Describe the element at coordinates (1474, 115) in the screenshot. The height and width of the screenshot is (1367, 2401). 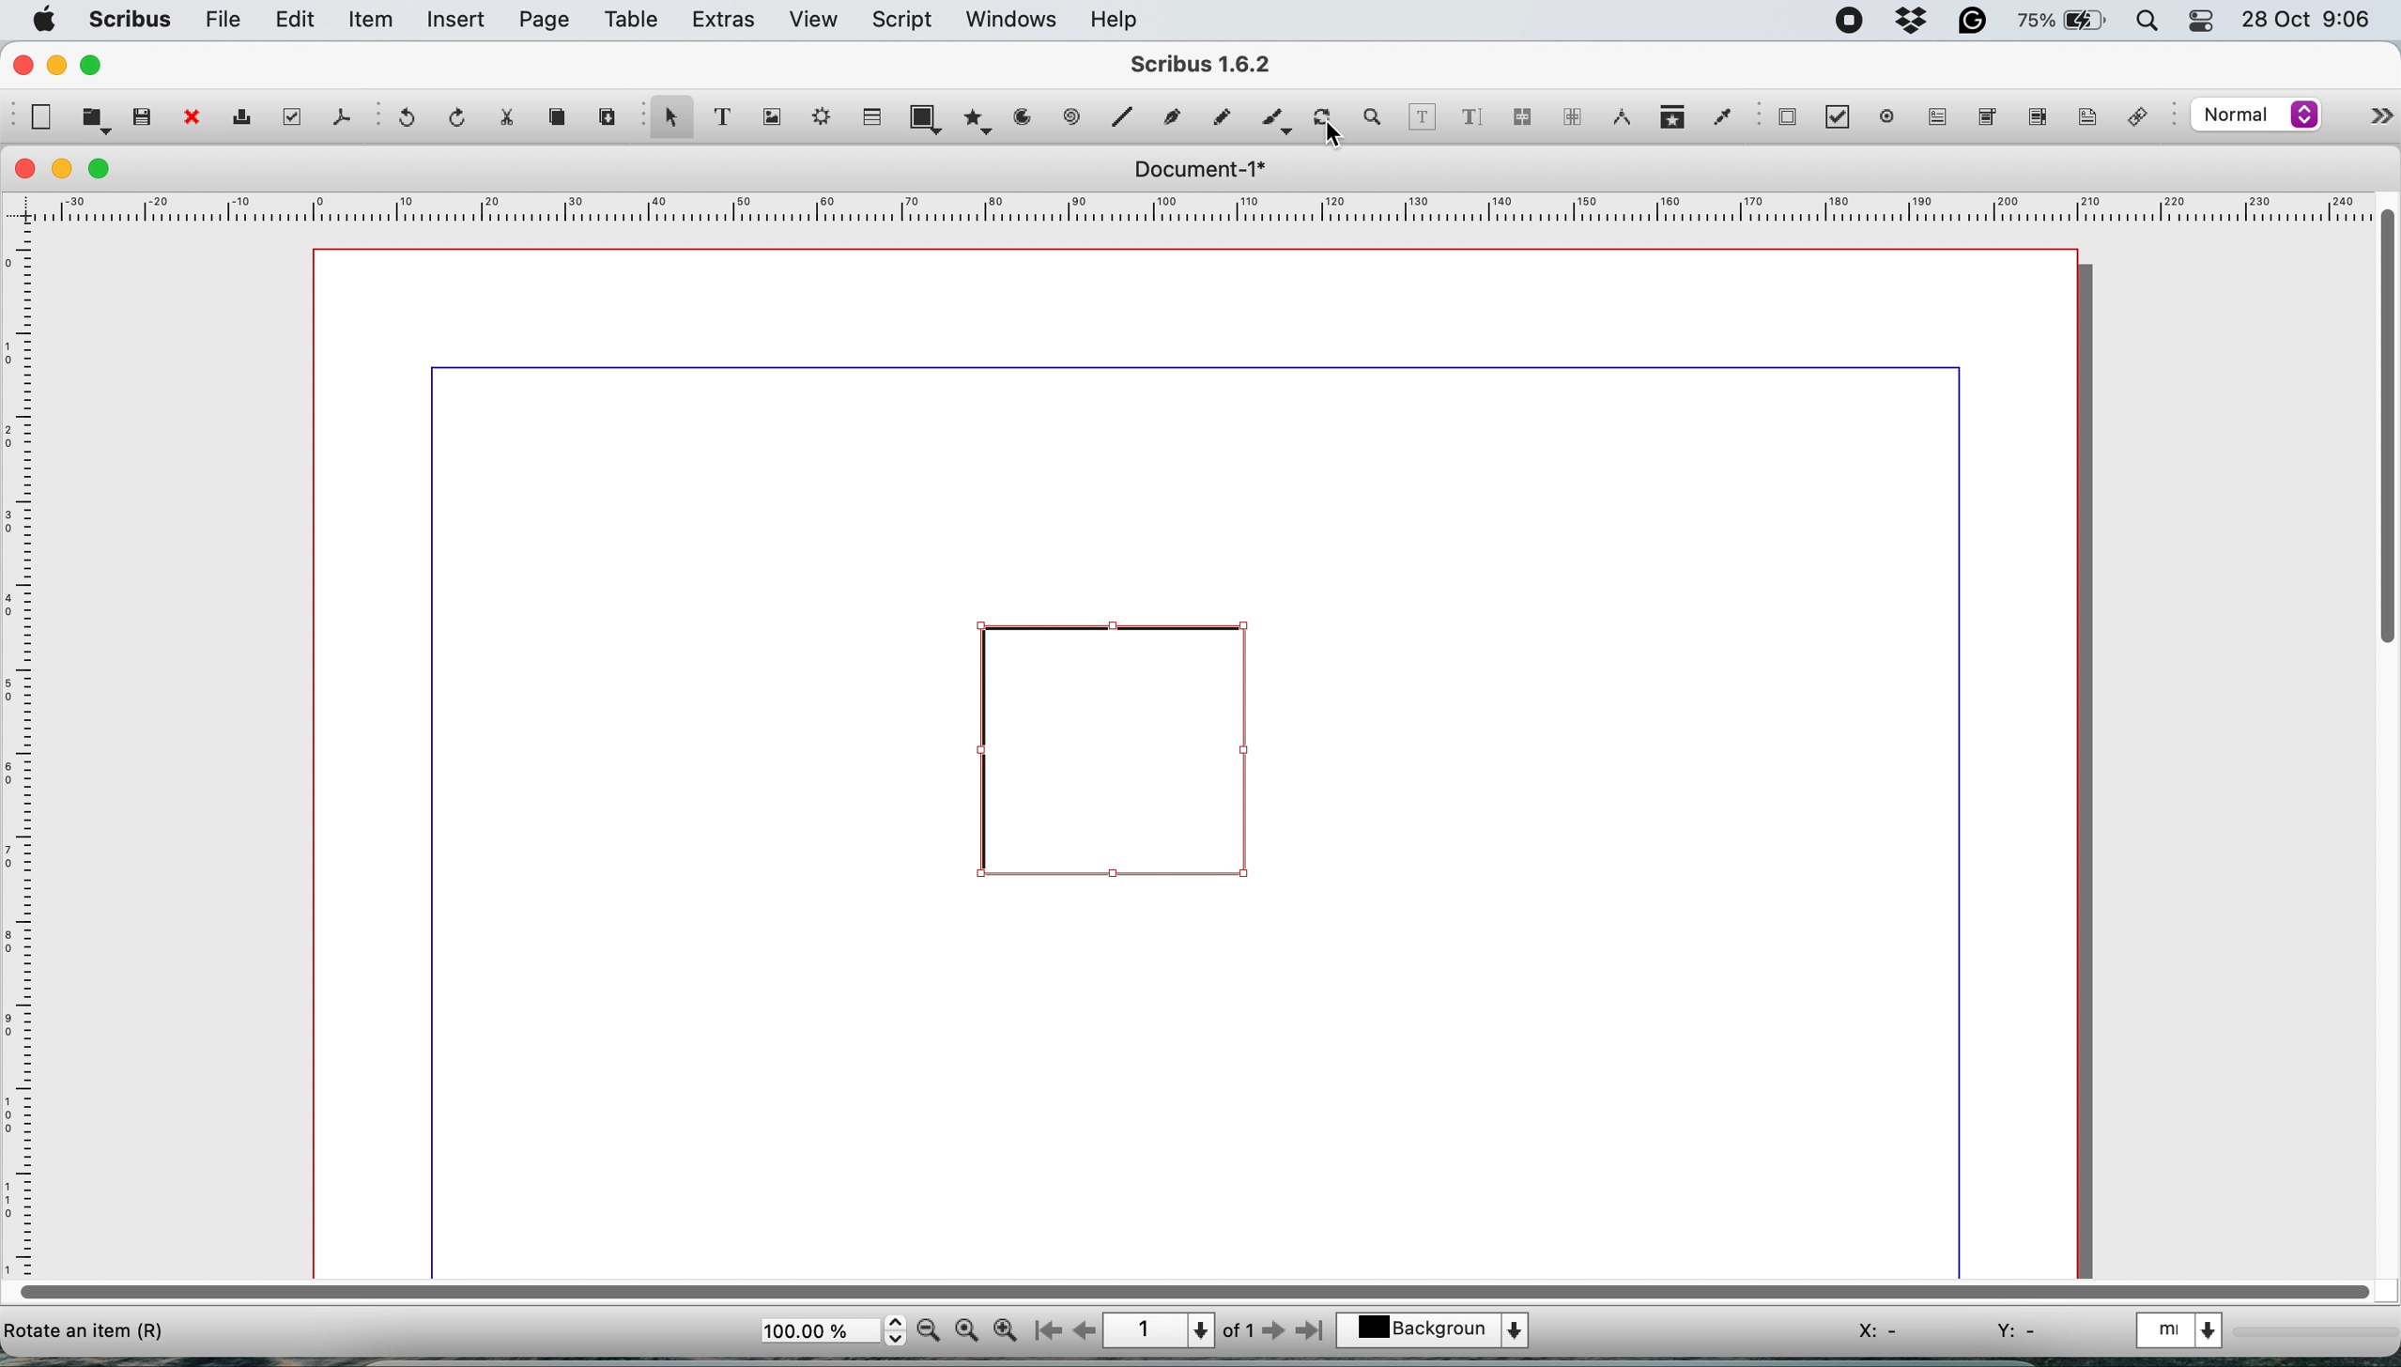
I see `edit text with story editor` at that location.